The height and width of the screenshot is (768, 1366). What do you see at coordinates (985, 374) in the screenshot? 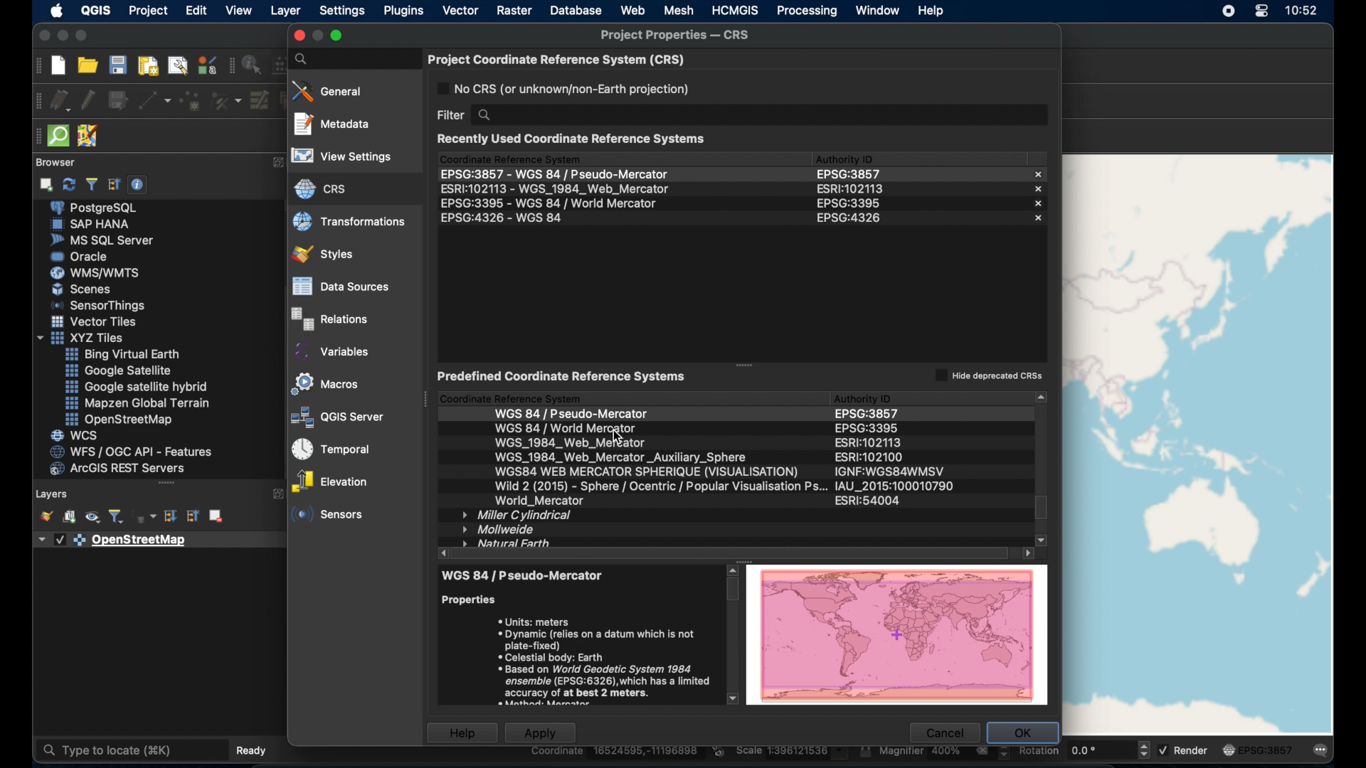
I see `hide depreciated csrs checkbox` at bounding box center [985, 374].